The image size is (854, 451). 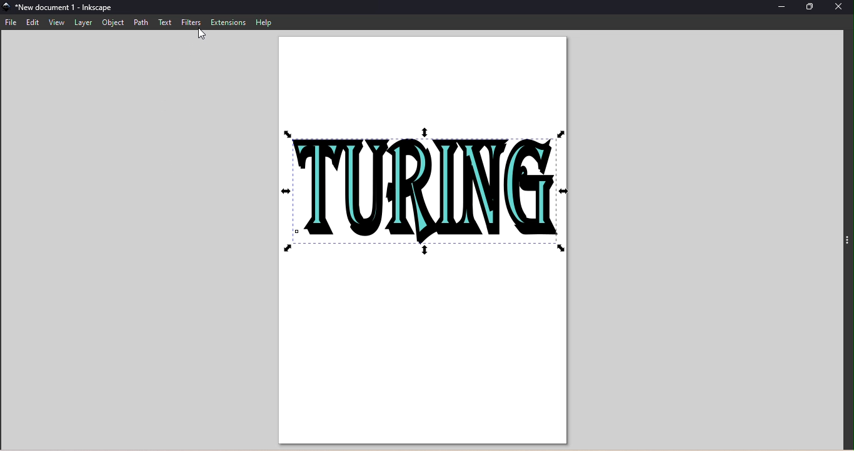 I want to click on Object, so click(x=110, y=23).